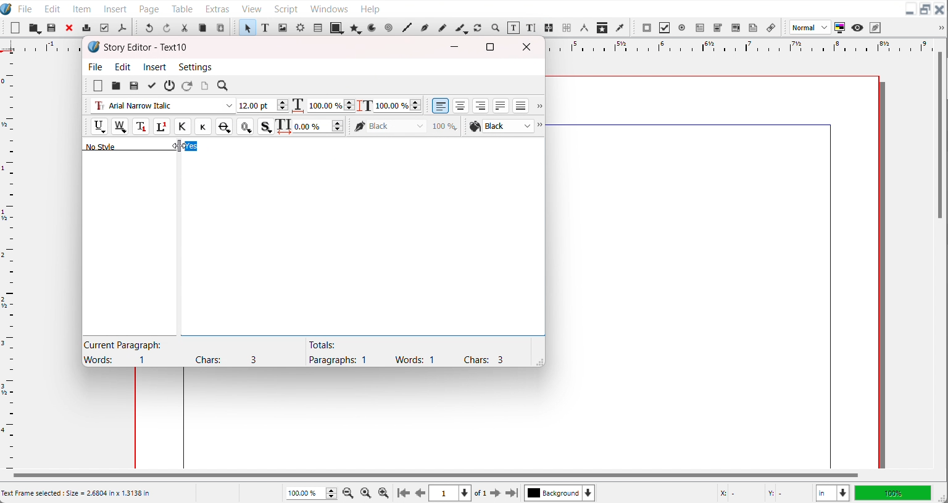 This screenshot has height=503, width=948. Describe the element at coordinates (116, 8) in the screenshot. I see `Insert` at that location.